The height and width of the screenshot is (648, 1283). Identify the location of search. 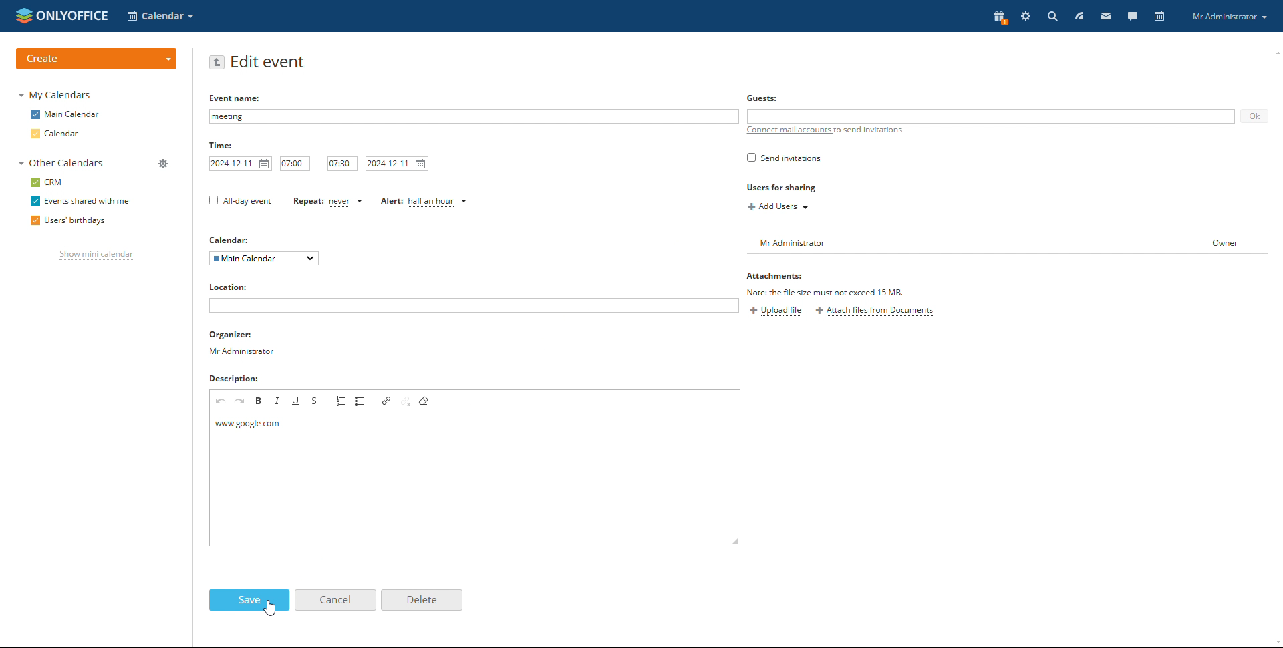
(1050, 17).